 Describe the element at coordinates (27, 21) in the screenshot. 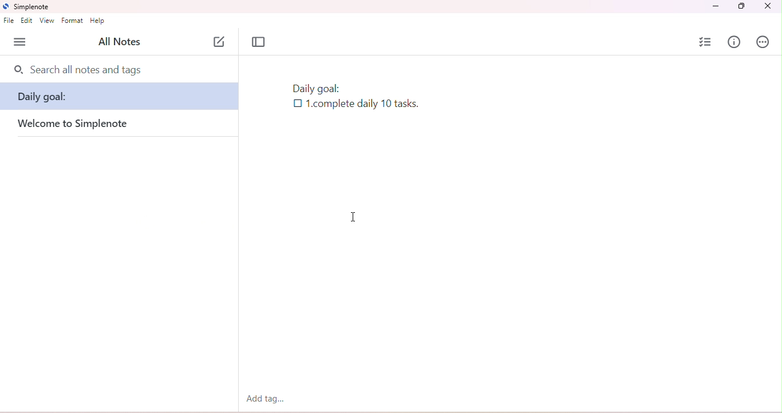

I see `edit` at that location.